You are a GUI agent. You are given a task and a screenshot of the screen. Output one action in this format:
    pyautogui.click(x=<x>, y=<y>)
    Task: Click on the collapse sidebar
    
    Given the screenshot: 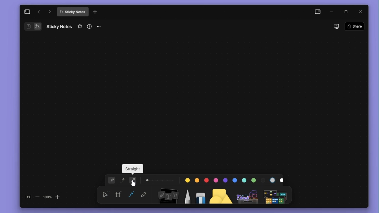 What is the action you would take?
    pyautogui.click(x=27, y=12)
    